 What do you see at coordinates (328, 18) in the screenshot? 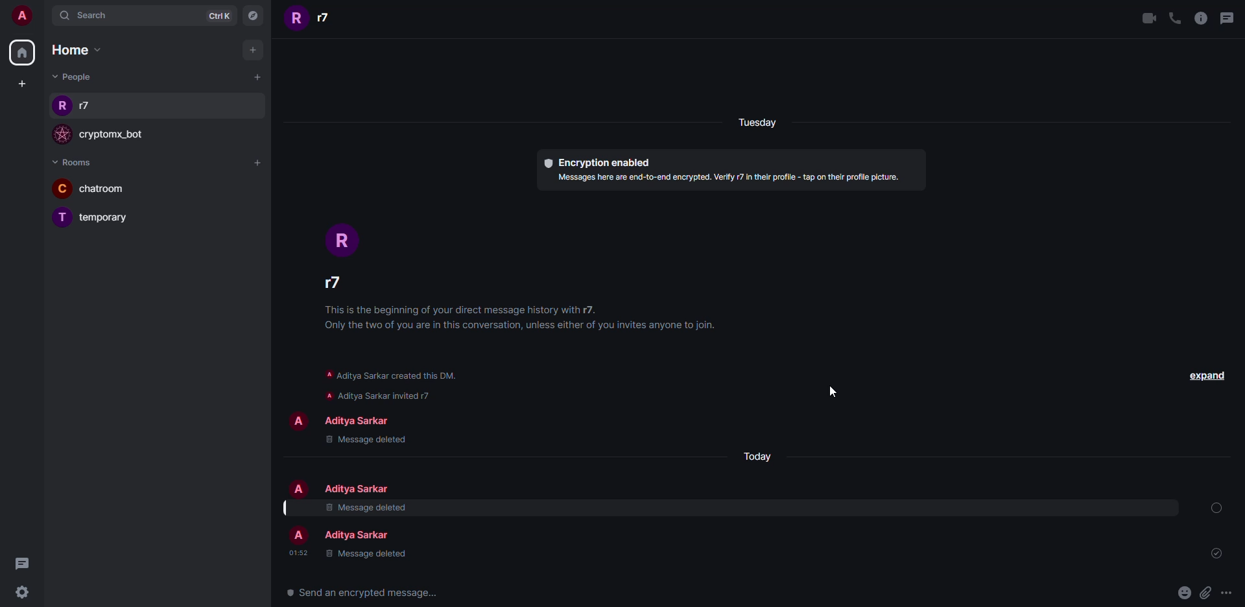
I see `people` at bounding box center [328, 18].